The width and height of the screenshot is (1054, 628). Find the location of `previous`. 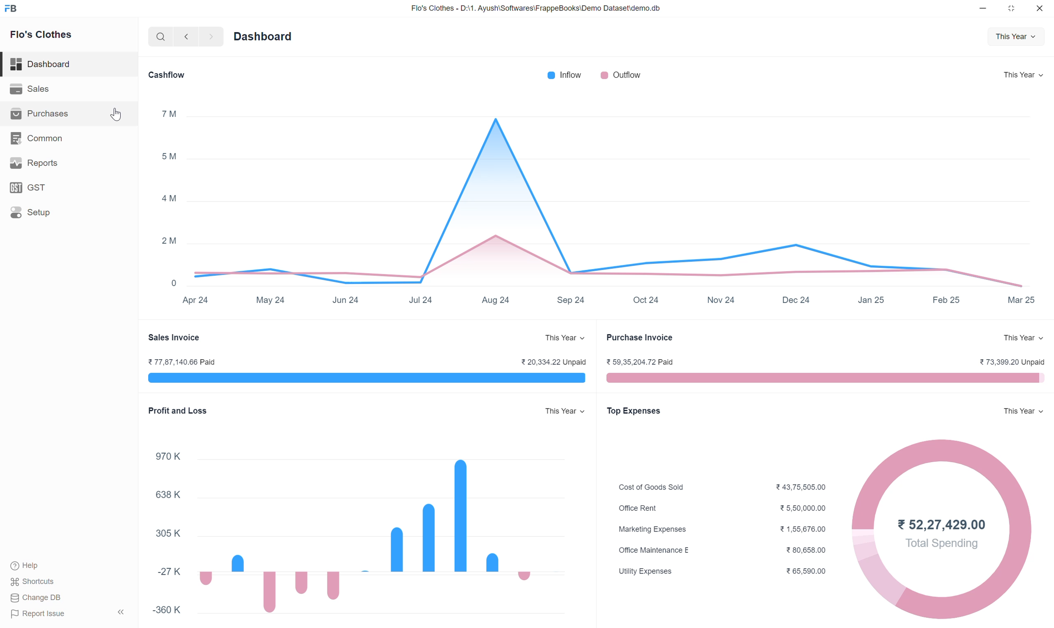

previous is located at coordinates (210, 36).